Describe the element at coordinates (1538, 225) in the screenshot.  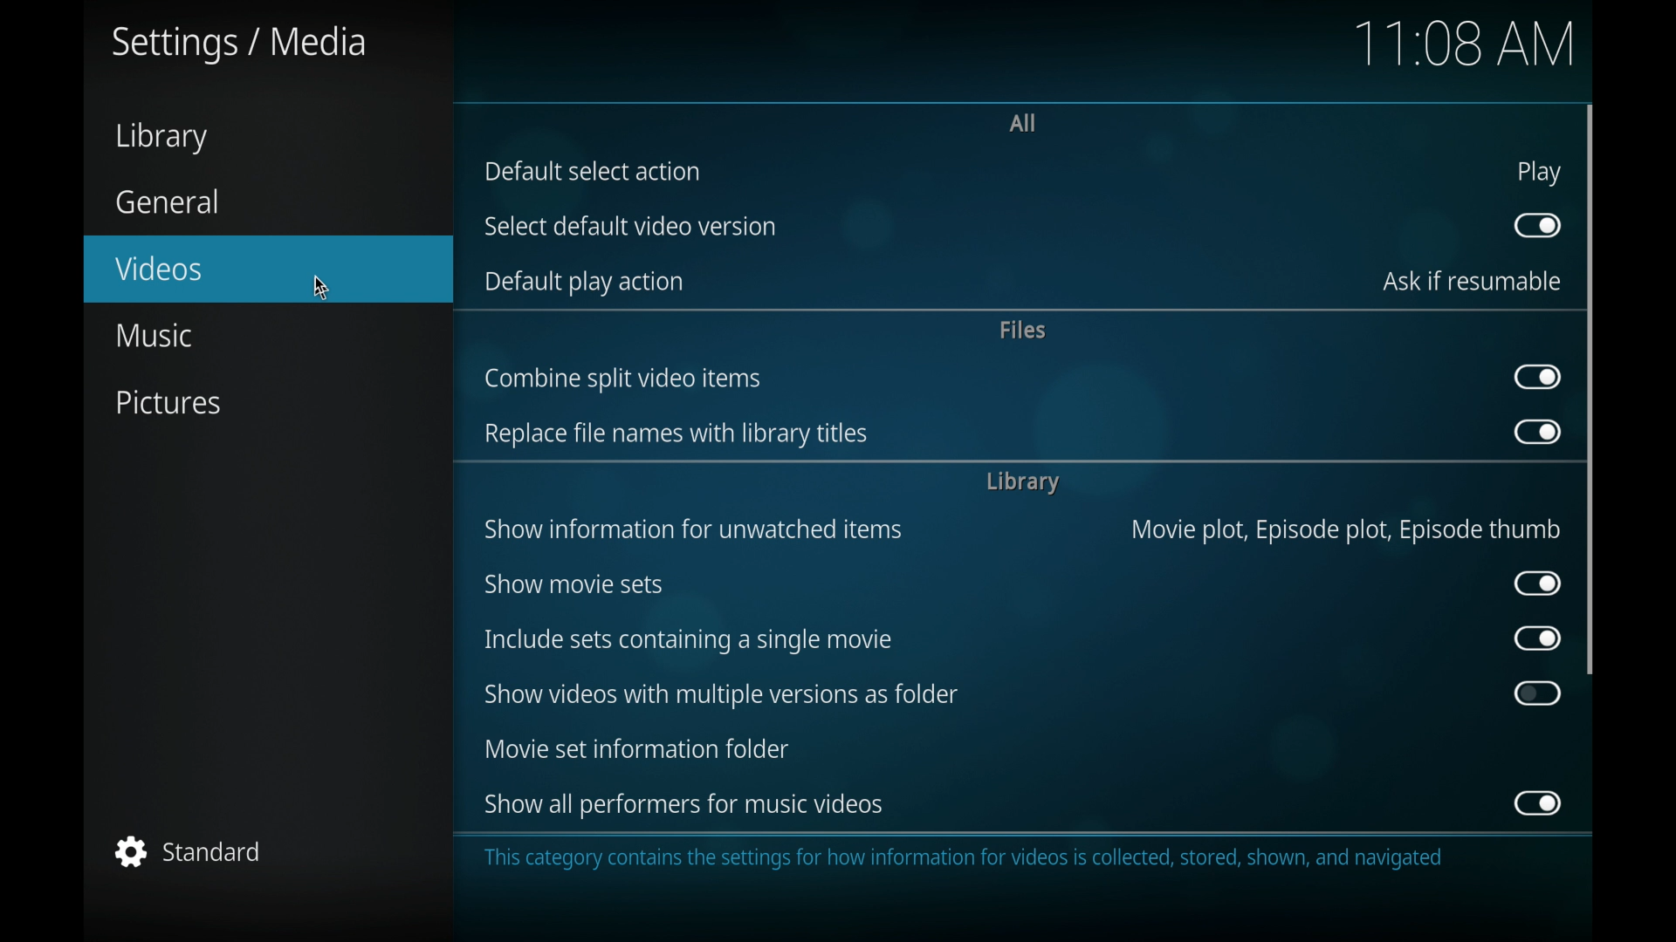
I see `toggle button` at that location.